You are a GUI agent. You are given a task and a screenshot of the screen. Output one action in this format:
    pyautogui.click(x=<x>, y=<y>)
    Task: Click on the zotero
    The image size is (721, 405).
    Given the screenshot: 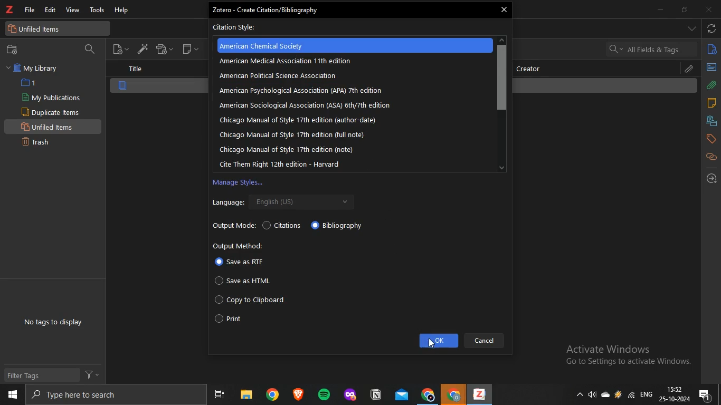 What is the action you would take?
    pyautogui.click(x=478, y=395)
    